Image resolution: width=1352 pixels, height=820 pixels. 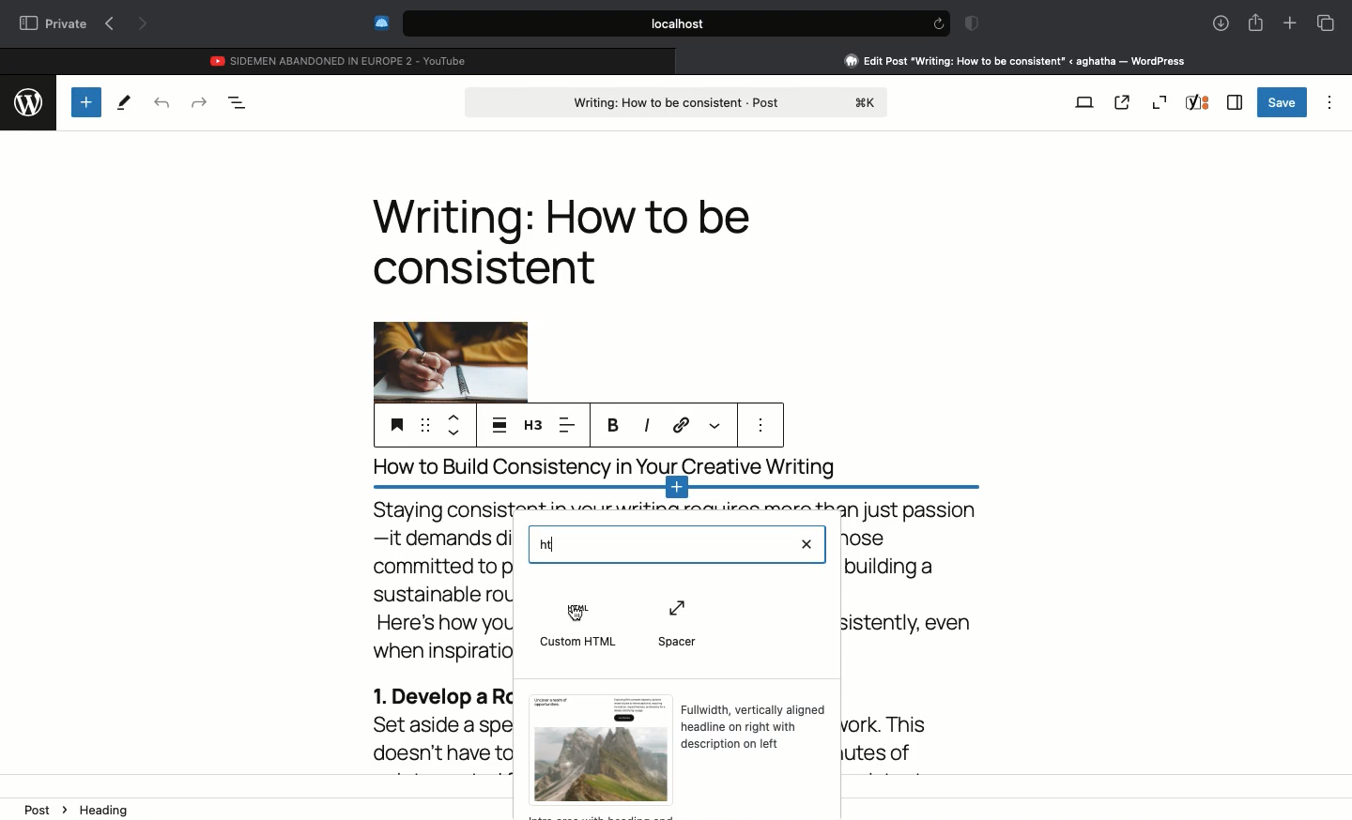 I want to click on HT, so click(x=552, y=547).